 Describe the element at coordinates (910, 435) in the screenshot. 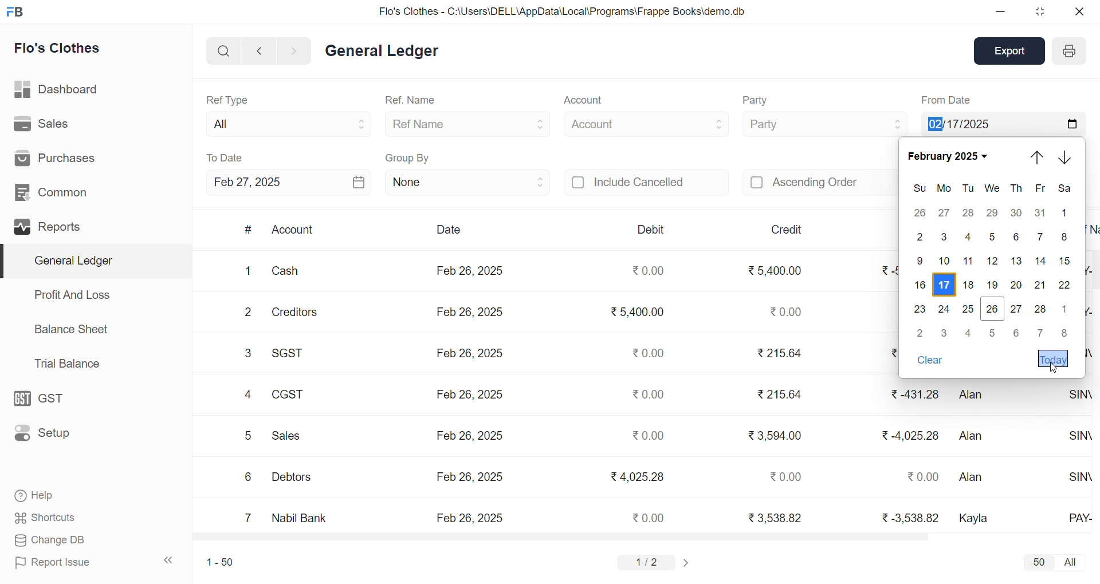

I see `₹-4,025.28` at that location.